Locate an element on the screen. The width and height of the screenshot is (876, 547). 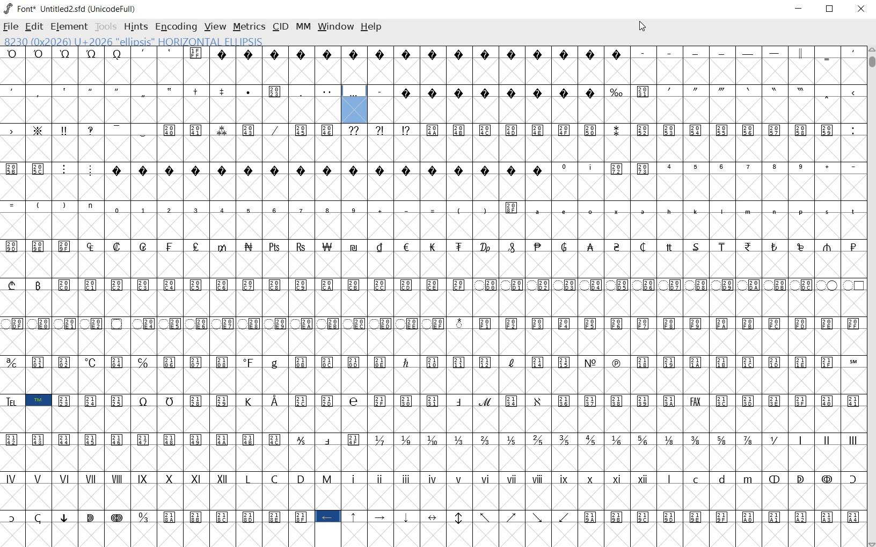
HELP is located at coordinates (371, 27).